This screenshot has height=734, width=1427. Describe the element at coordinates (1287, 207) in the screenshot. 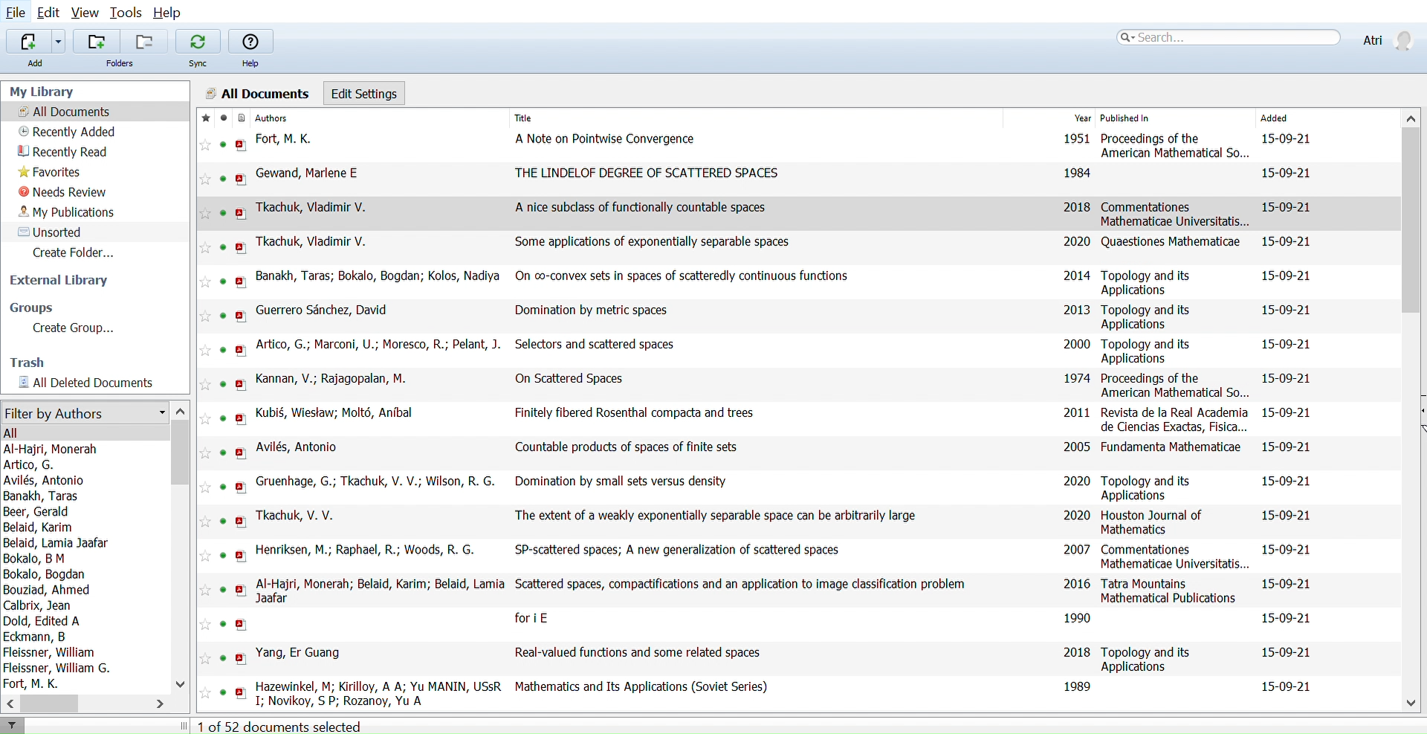

I see `15-09-21` at that location.